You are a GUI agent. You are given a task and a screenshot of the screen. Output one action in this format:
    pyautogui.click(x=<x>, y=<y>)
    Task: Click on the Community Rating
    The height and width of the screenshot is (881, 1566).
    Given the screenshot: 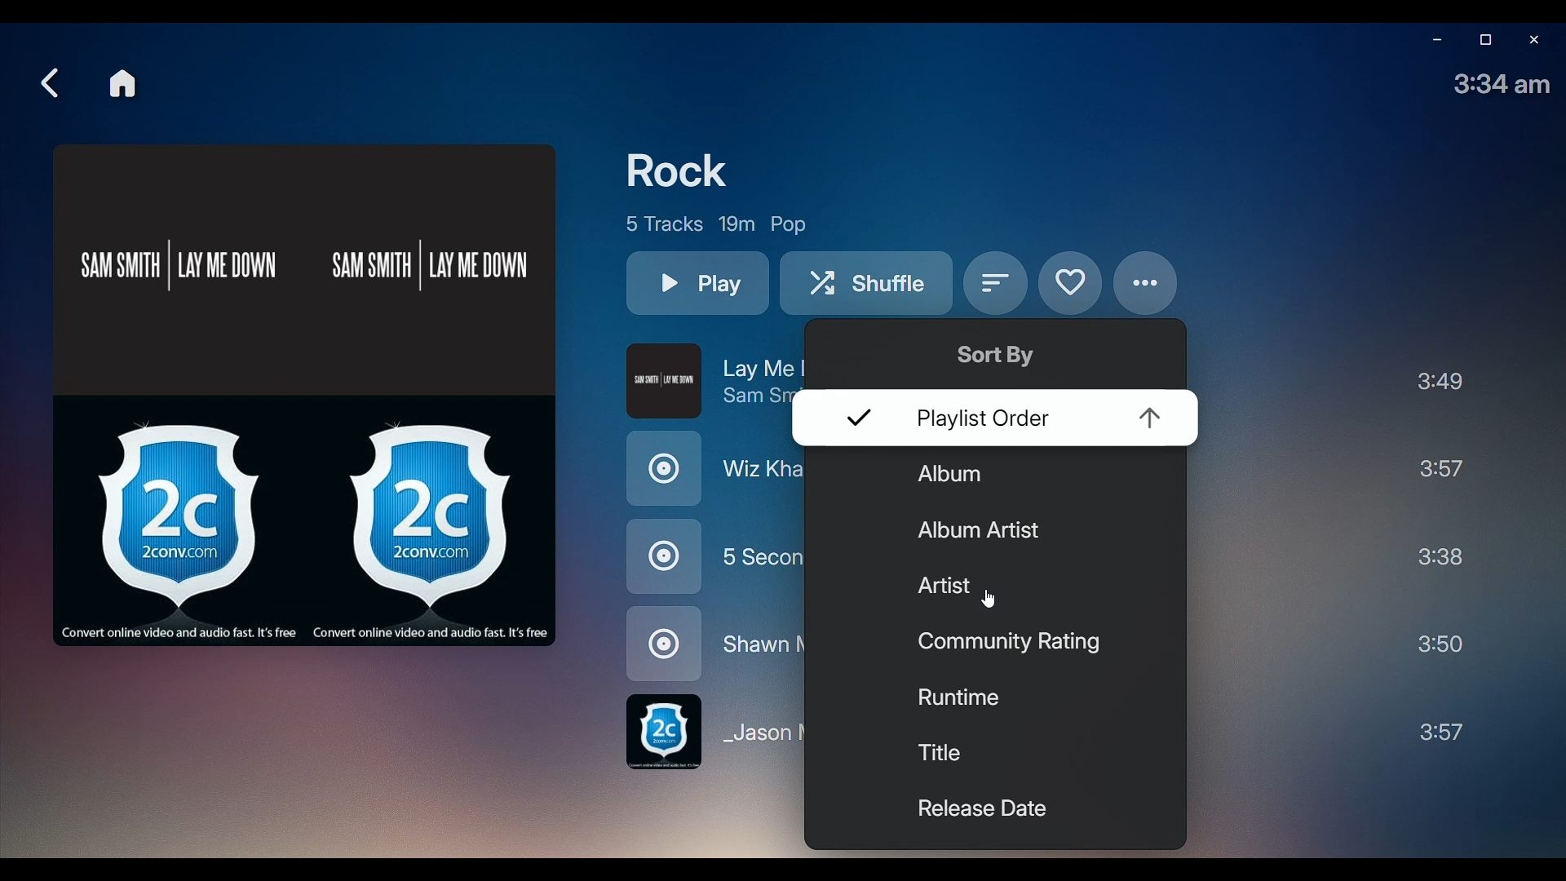 What is the action you would take?
    pyautogui.click(x=1005, y=642)
    